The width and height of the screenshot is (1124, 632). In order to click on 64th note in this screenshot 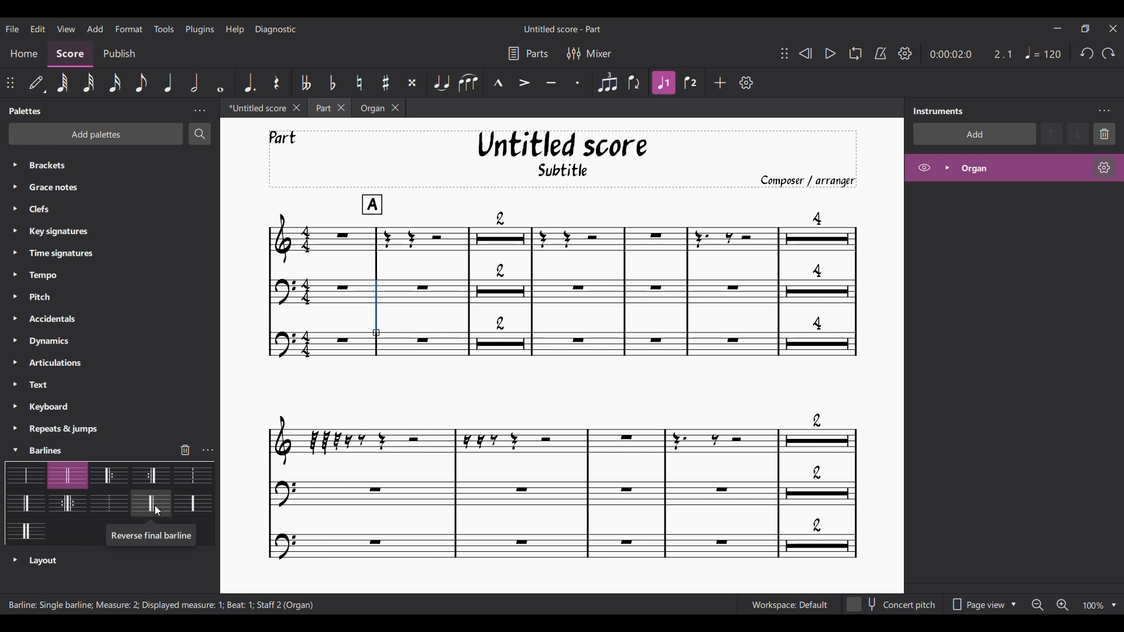, I will do `click(62, 83)`.